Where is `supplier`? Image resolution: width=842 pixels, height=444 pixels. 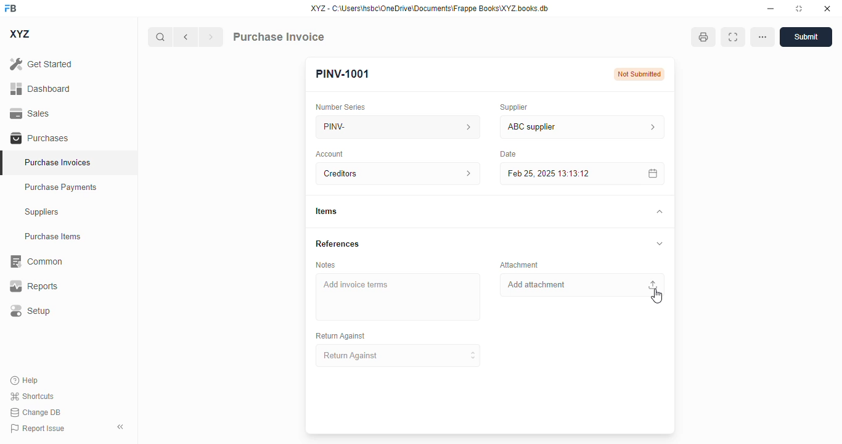
supplier is located at coordinates (511, 107).